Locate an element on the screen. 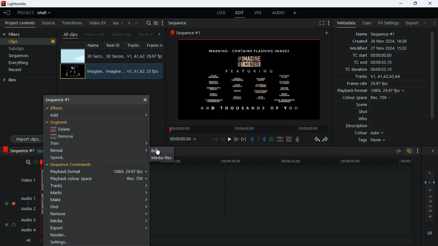 The width and height of the screenshot is (438, 246). layers is located at coordinates (431, 196).